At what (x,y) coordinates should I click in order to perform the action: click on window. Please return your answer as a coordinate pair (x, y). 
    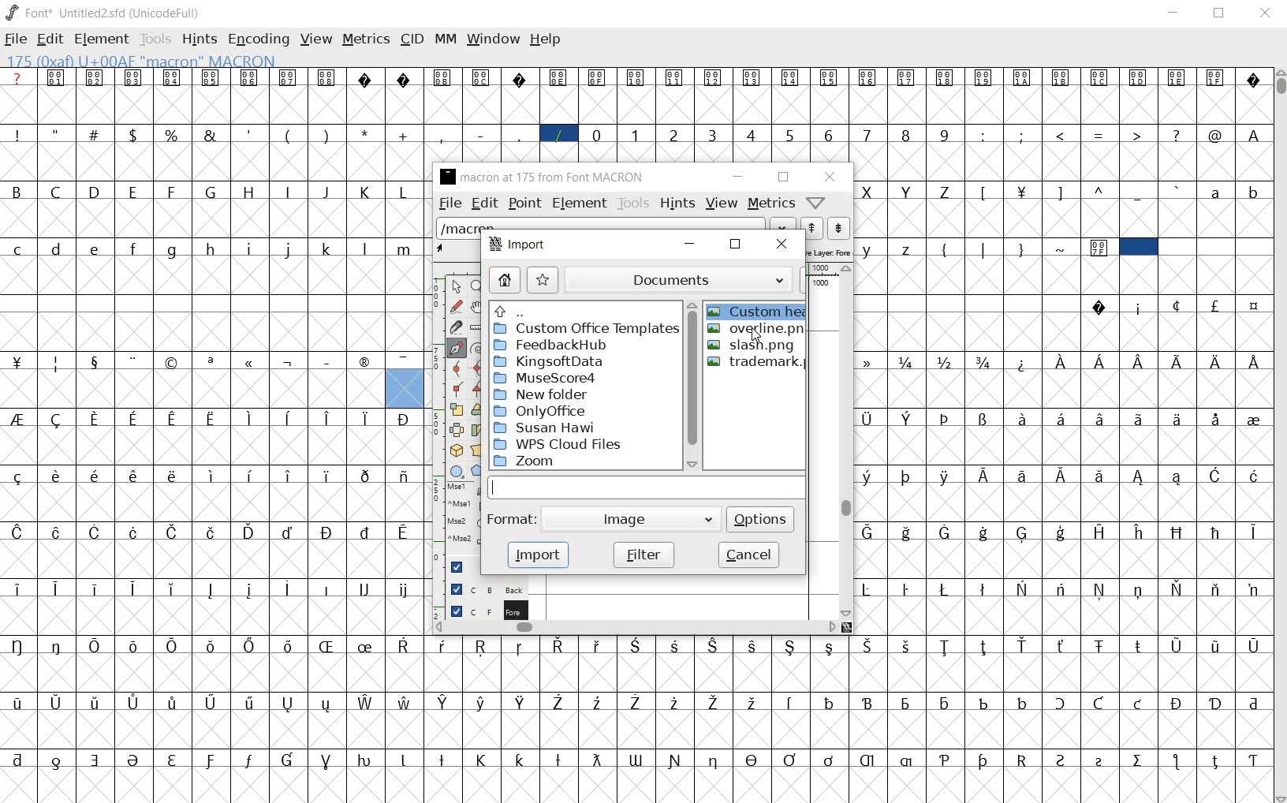
    Looking at the image, I should click on (493, 39).